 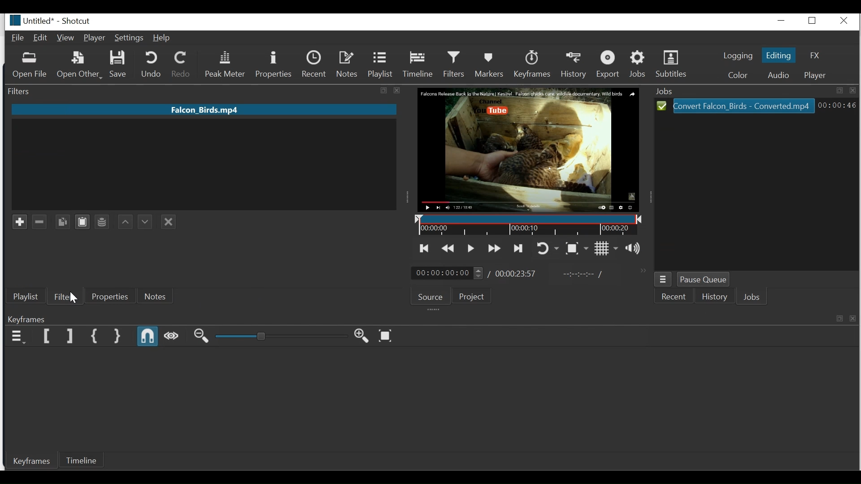 What do you see at coordinates (846, 21) in the screenshot?
I see `Close` at bounding box center [846, 21].